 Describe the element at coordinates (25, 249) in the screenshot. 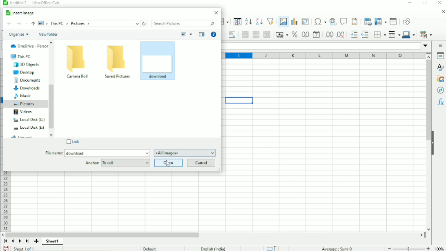

I see `Sheet 1 of 1` at that location.